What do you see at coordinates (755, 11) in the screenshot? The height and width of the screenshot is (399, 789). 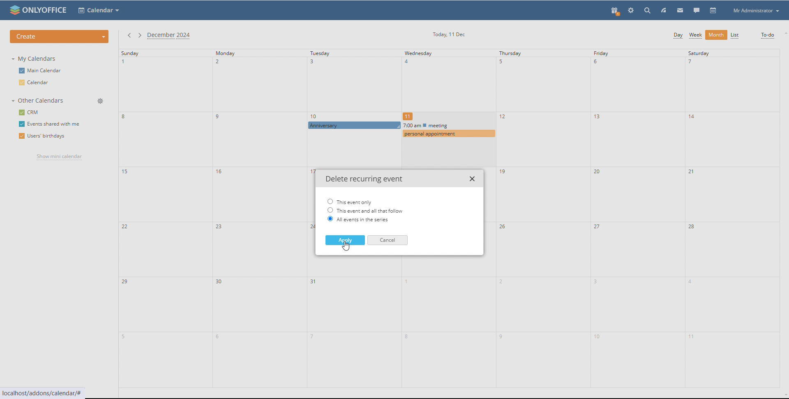 I see `profile` at bounding box center [755, 11].